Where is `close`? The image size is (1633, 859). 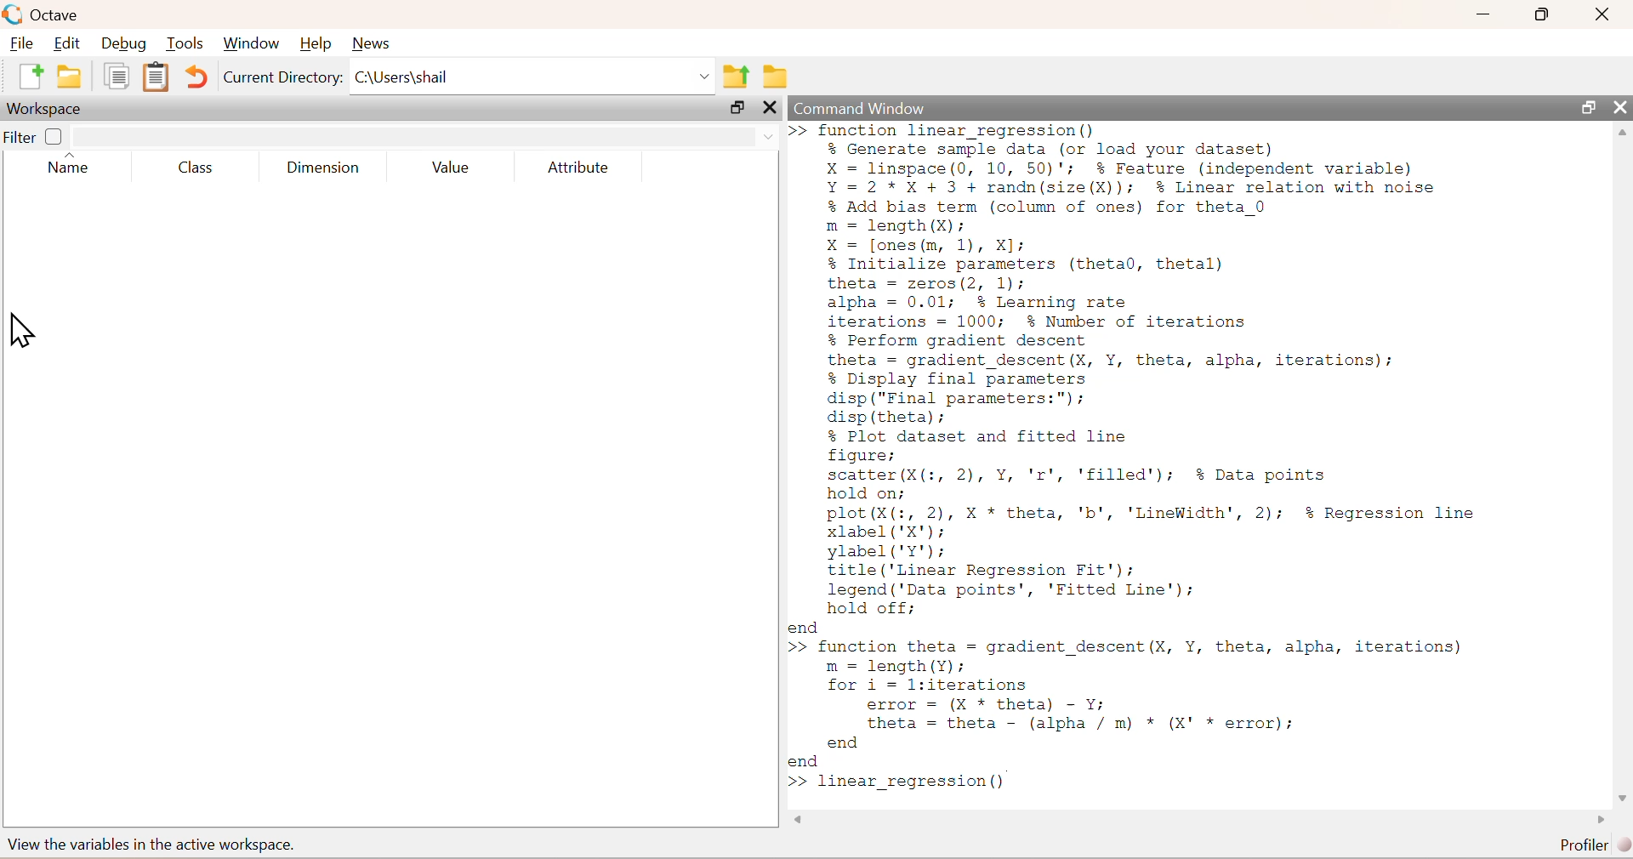 close is located at coordinates (1601, 14).